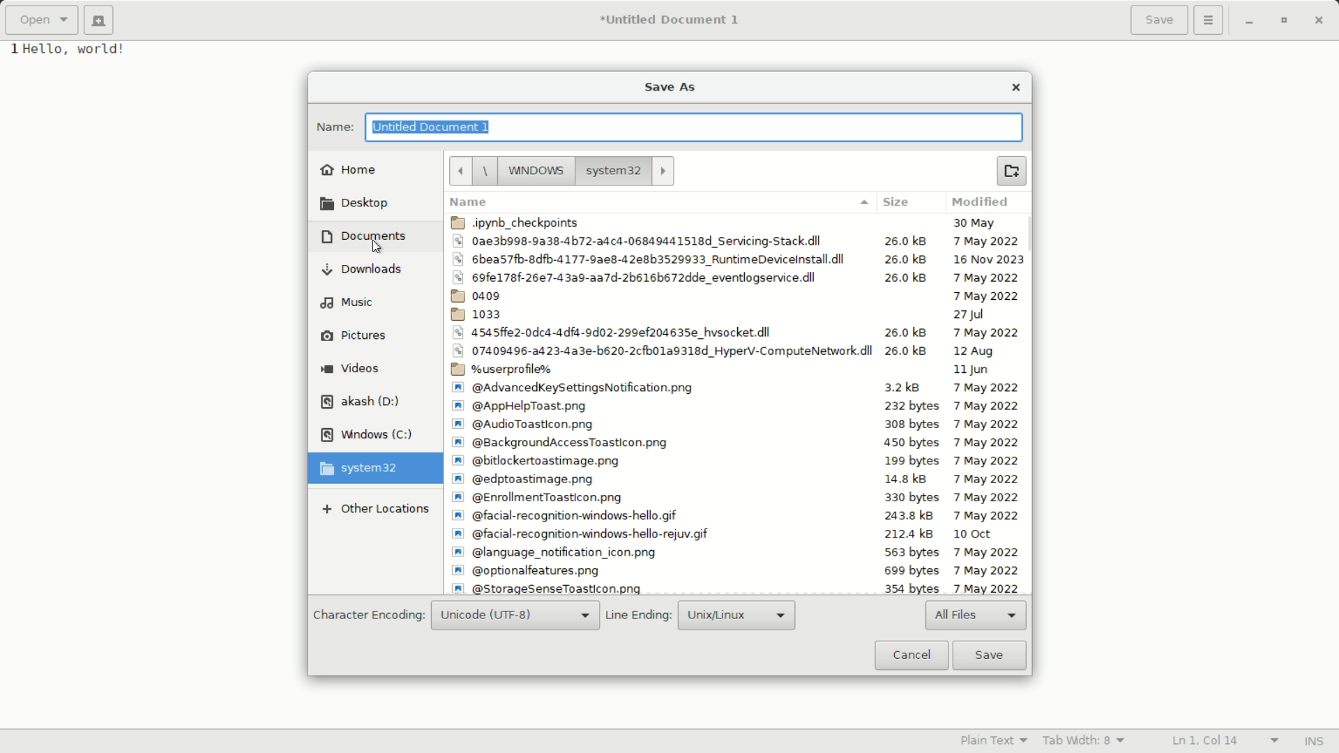 The image size is (1339, 753). What do you see at coordinates (460, 172) in the screenshot?
I see `Move back` at bounding box center [460, 172].